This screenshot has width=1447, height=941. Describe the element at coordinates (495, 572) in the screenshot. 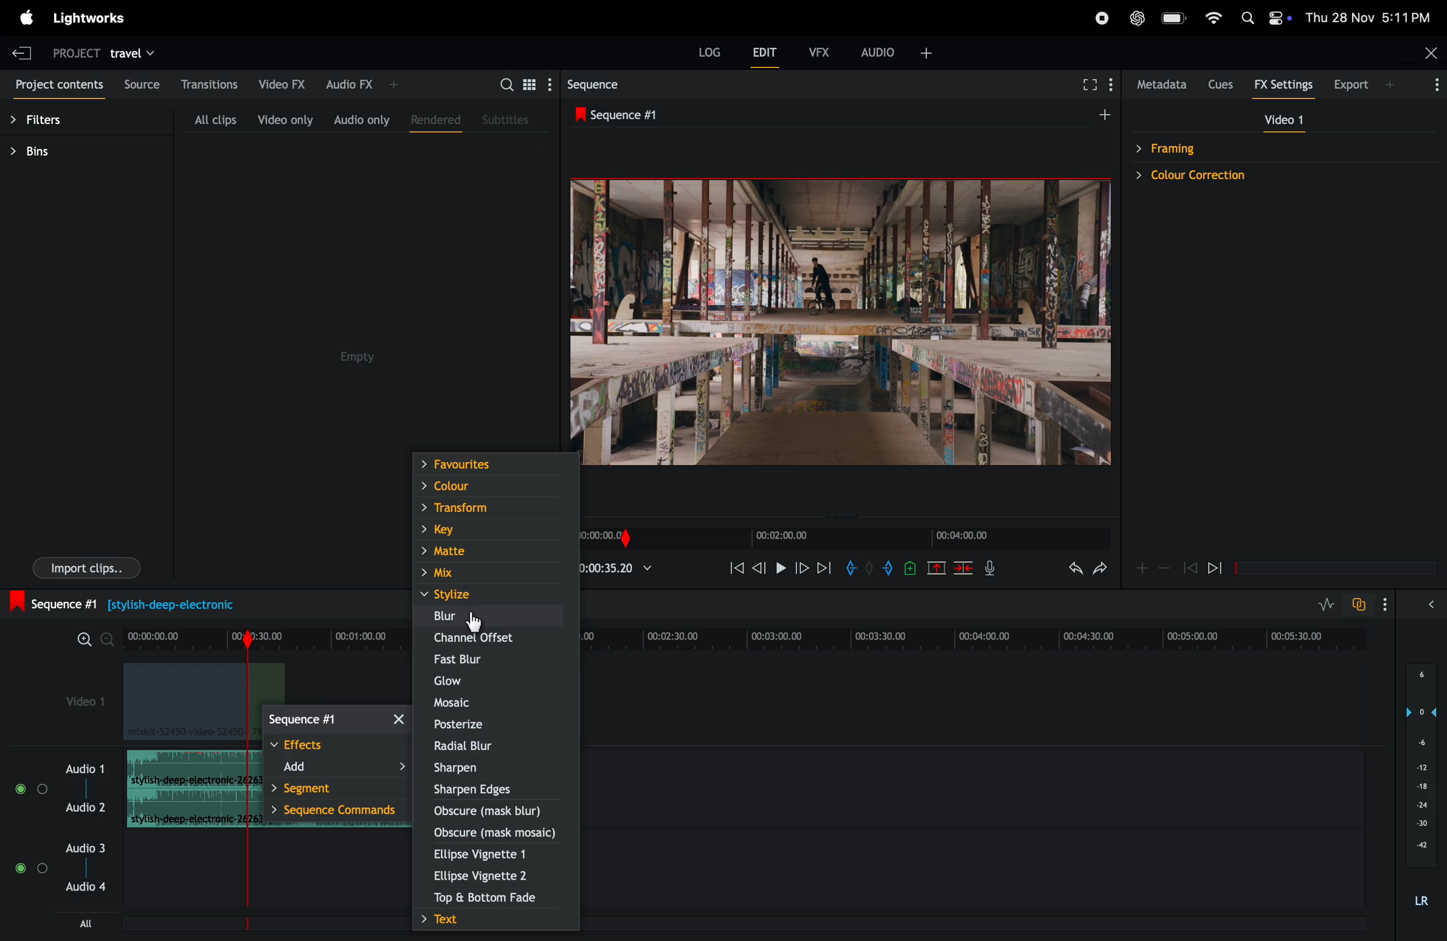

I see `mix` at that location.